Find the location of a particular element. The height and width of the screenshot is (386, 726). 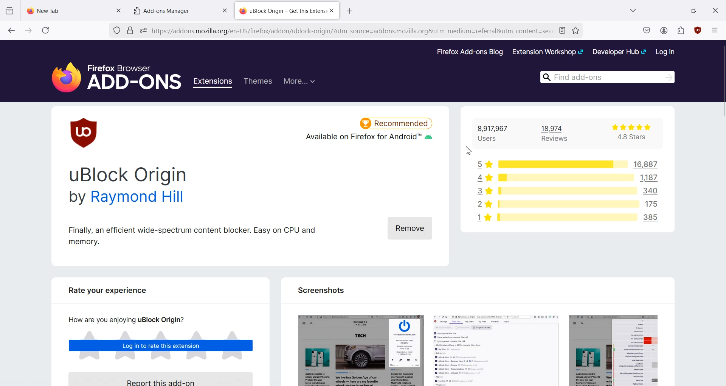

Verified by Digicert.Inc is located at coordinates (130, 31).